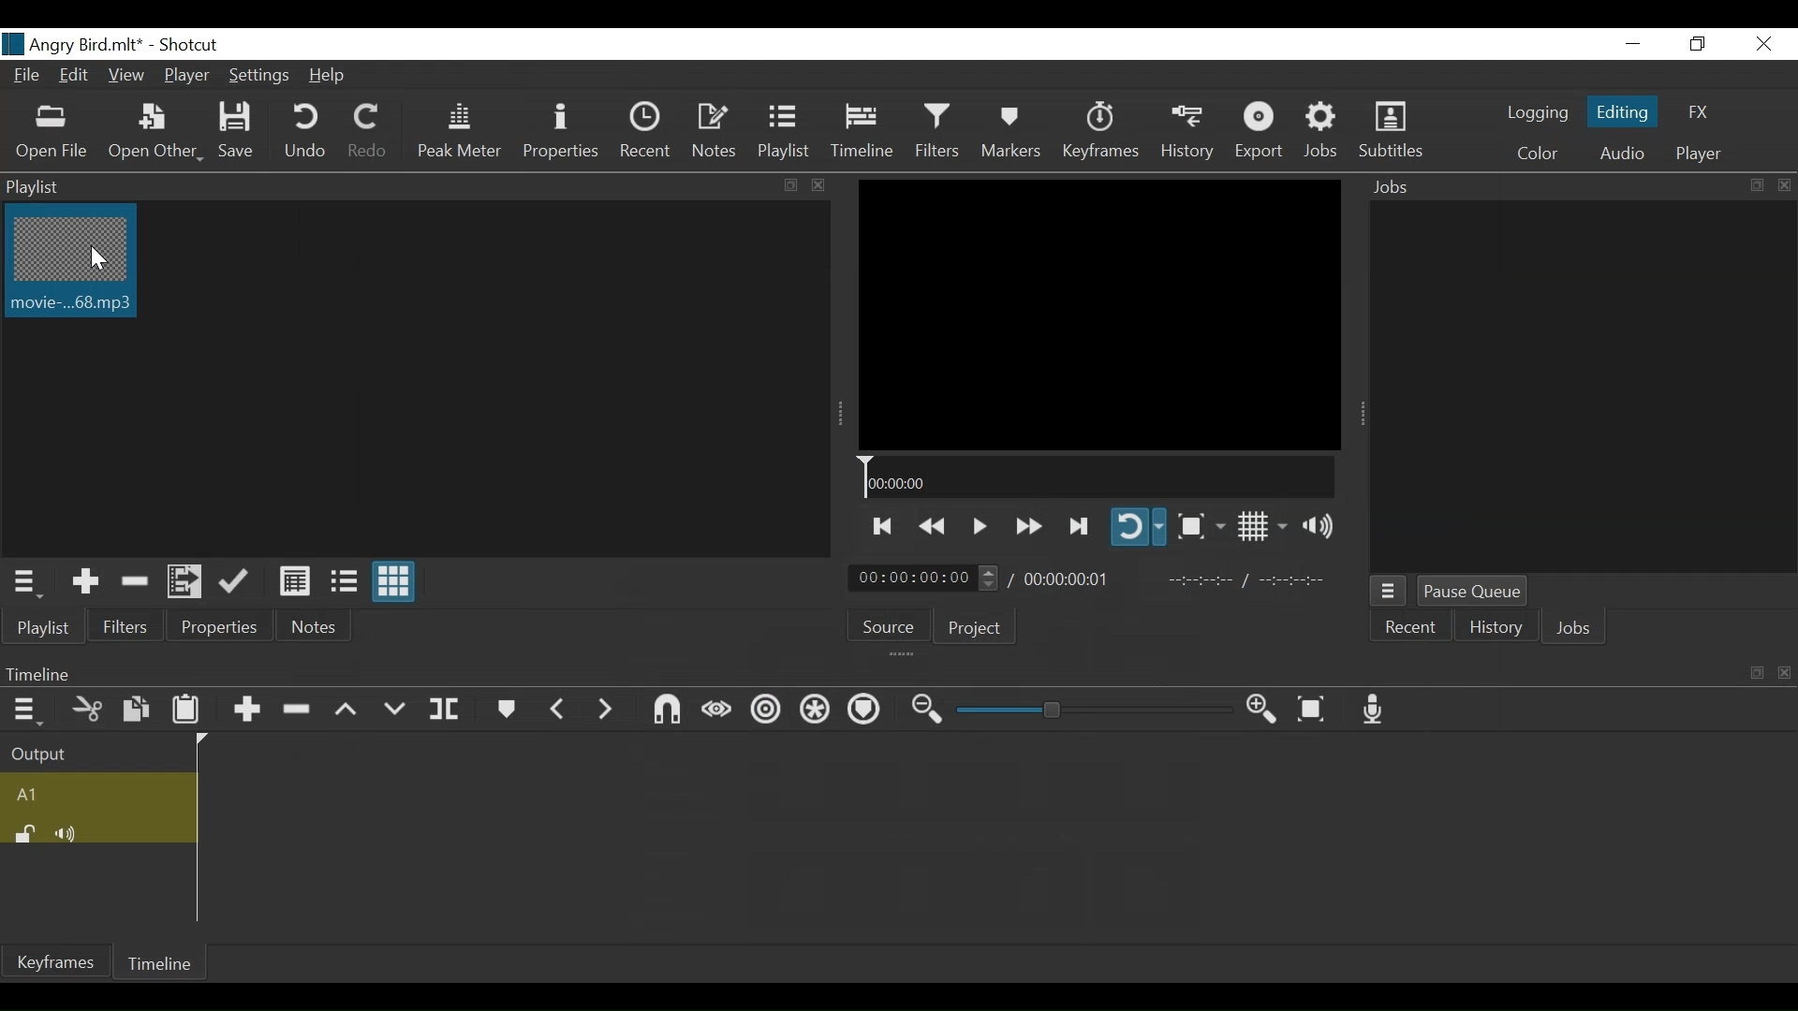  Describe the element at coordinates (1755, 673) in the screenshot. I see `resize` at that location.